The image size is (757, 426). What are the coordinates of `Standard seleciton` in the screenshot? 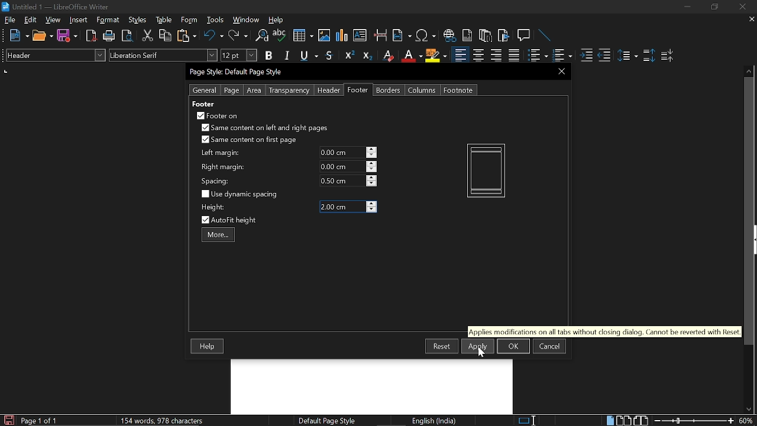 It's located at (529, 421).